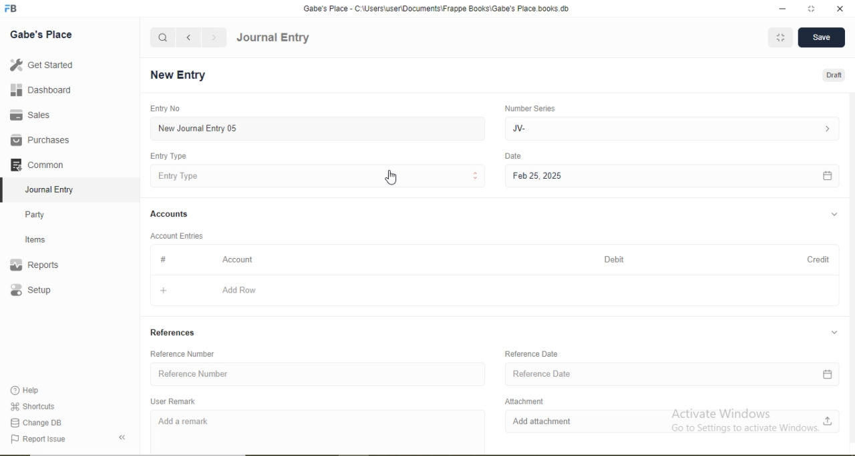  I want to click on Reports, so click(41, 265).